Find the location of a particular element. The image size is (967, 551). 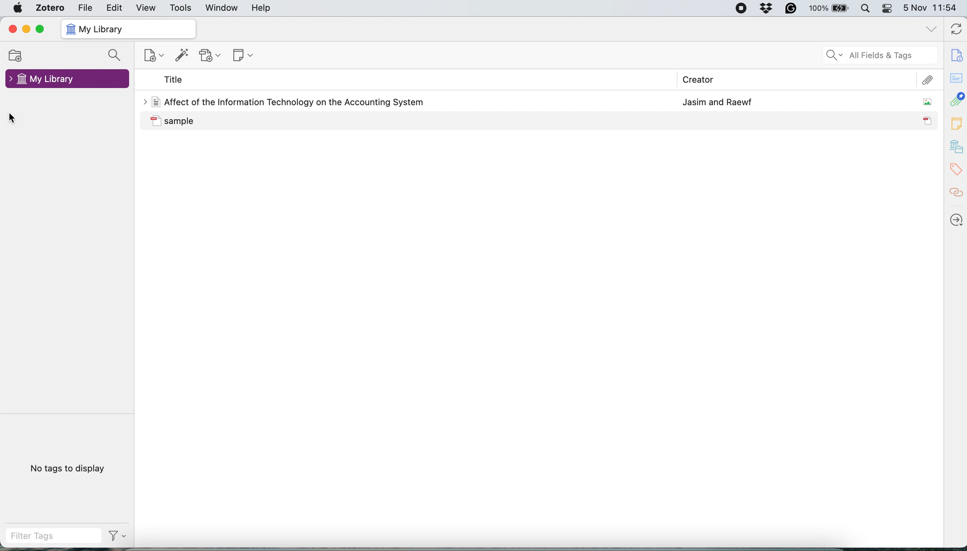

control center is located at coordinates (889, 11).